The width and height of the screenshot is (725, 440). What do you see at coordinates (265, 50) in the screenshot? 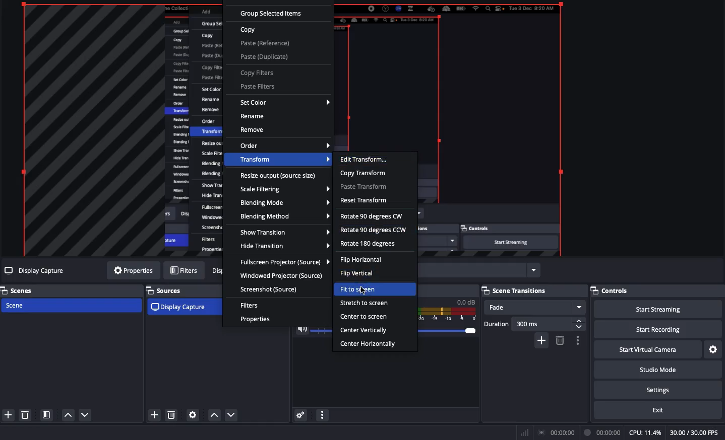
I see `Paste ` at bounding box center [265, 50].